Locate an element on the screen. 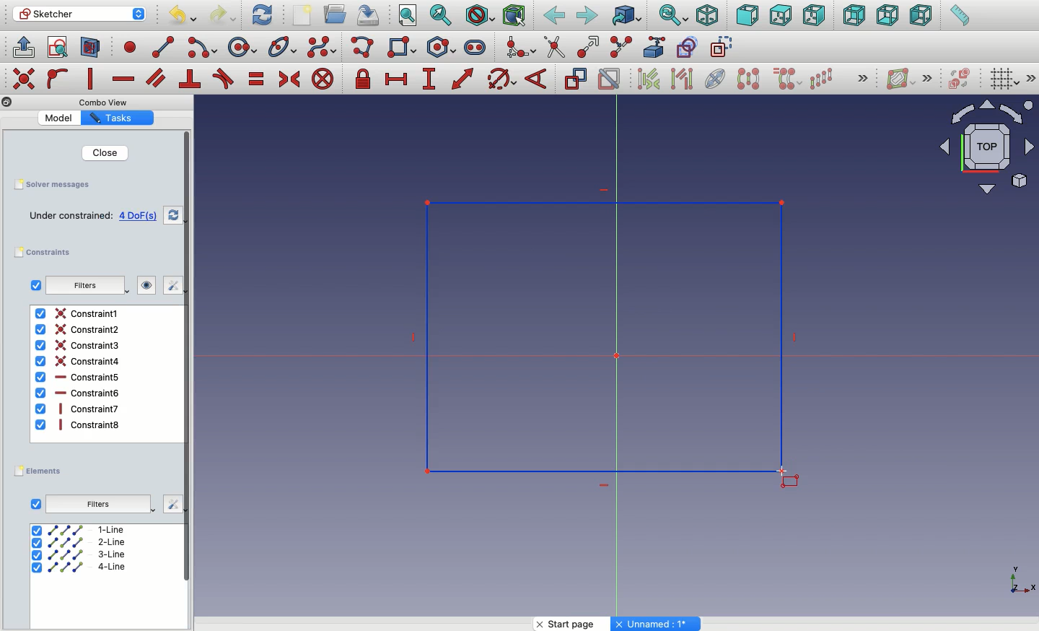 Image resolution: width=1039 pixels, height=631 pixels. Rectangle is located at coordinates (405, 49).